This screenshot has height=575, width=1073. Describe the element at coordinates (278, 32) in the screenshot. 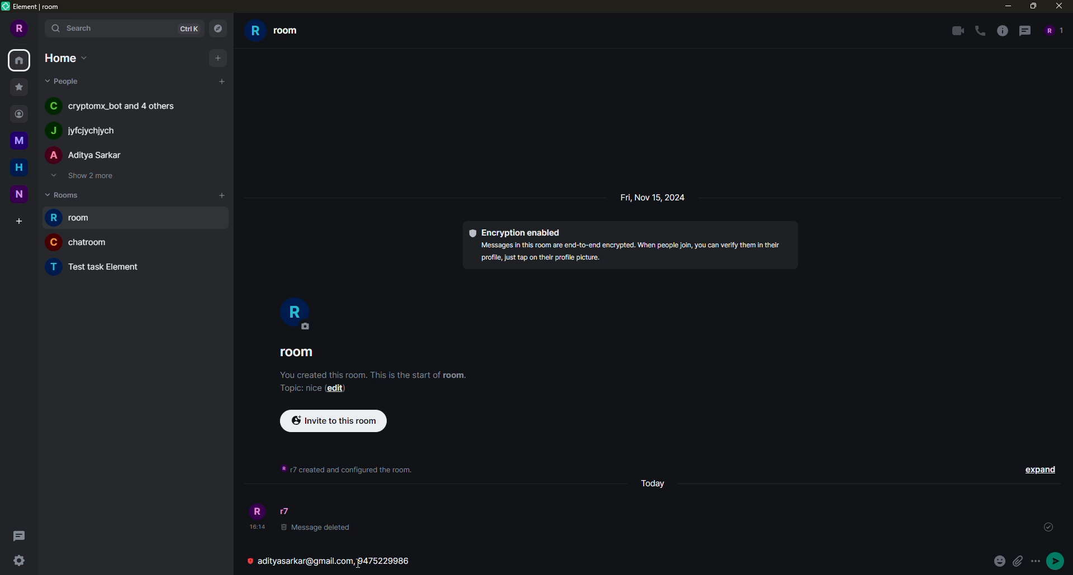

I see `room` at that location.